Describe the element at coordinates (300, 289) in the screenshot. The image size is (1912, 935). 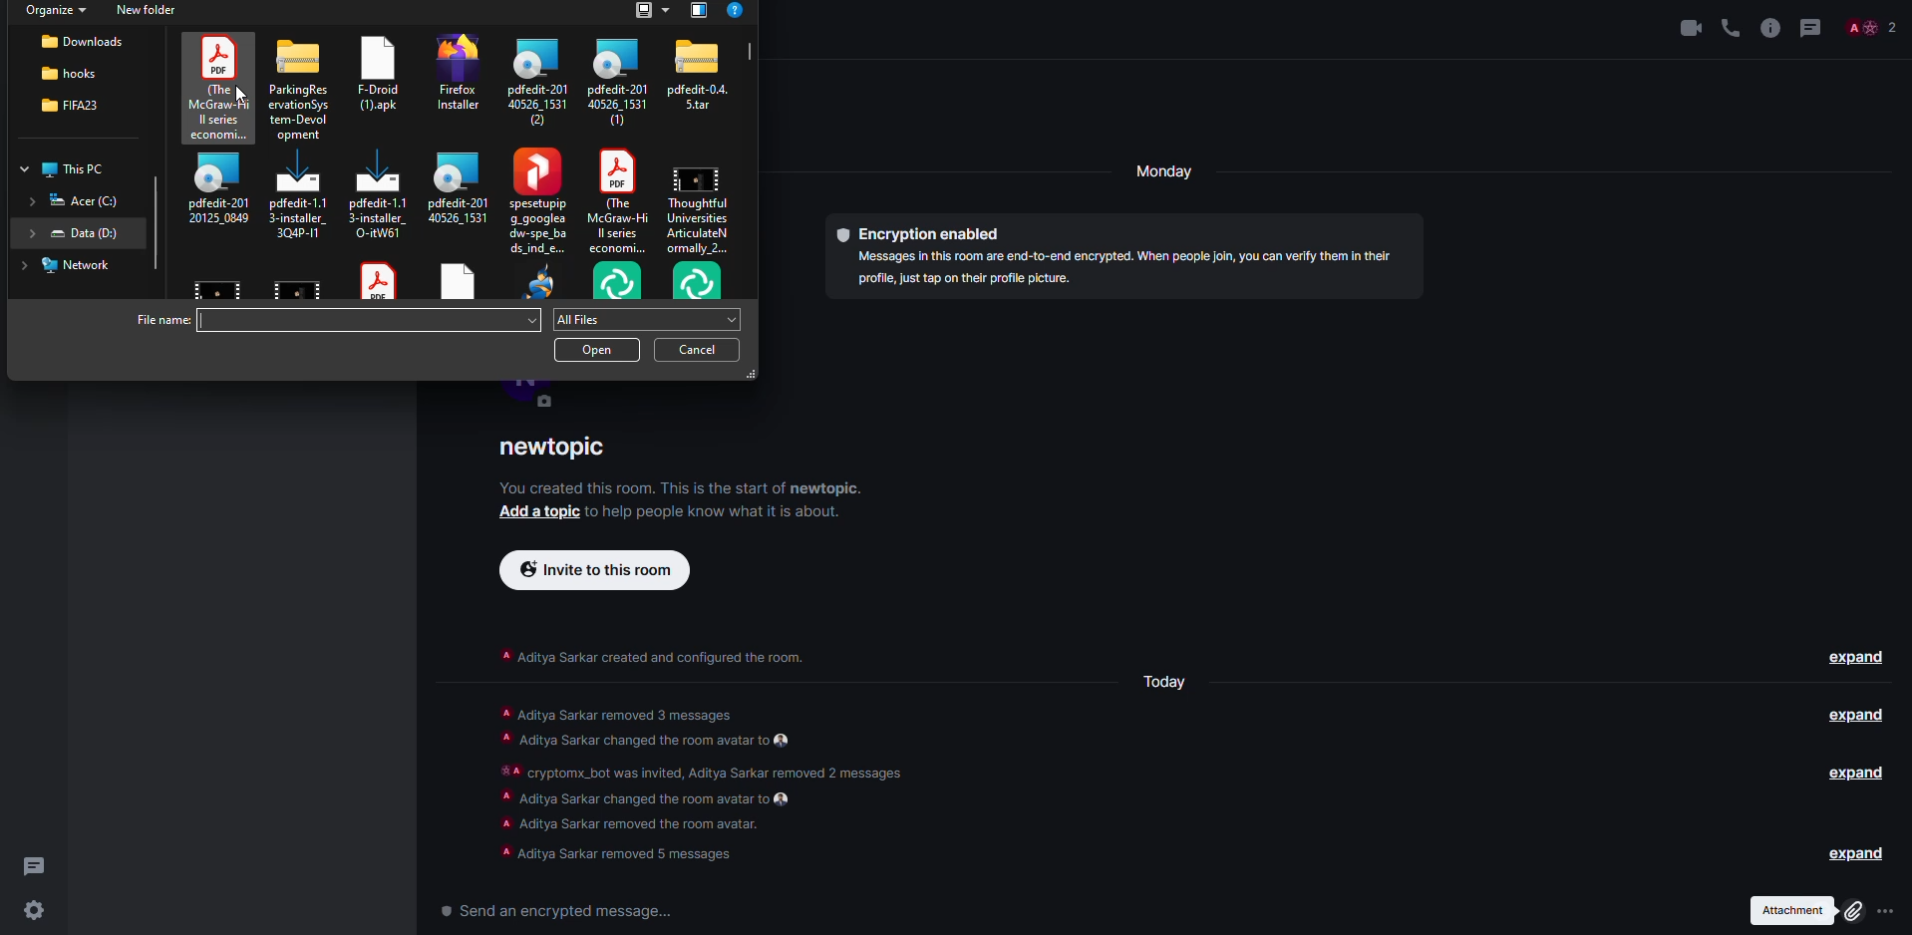
I see `file` at that location.